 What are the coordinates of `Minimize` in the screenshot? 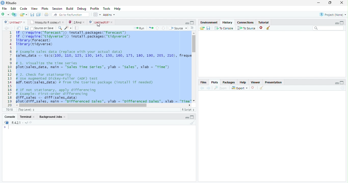 It's located at (187, 23).